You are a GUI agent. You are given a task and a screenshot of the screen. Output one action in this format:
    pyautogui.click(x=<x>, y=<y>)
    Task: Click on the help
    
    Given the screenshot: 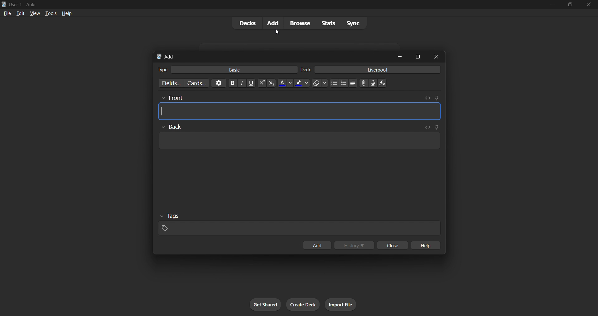 What is the action you would take?
    pyautogui.click(x=427, y=245)
    